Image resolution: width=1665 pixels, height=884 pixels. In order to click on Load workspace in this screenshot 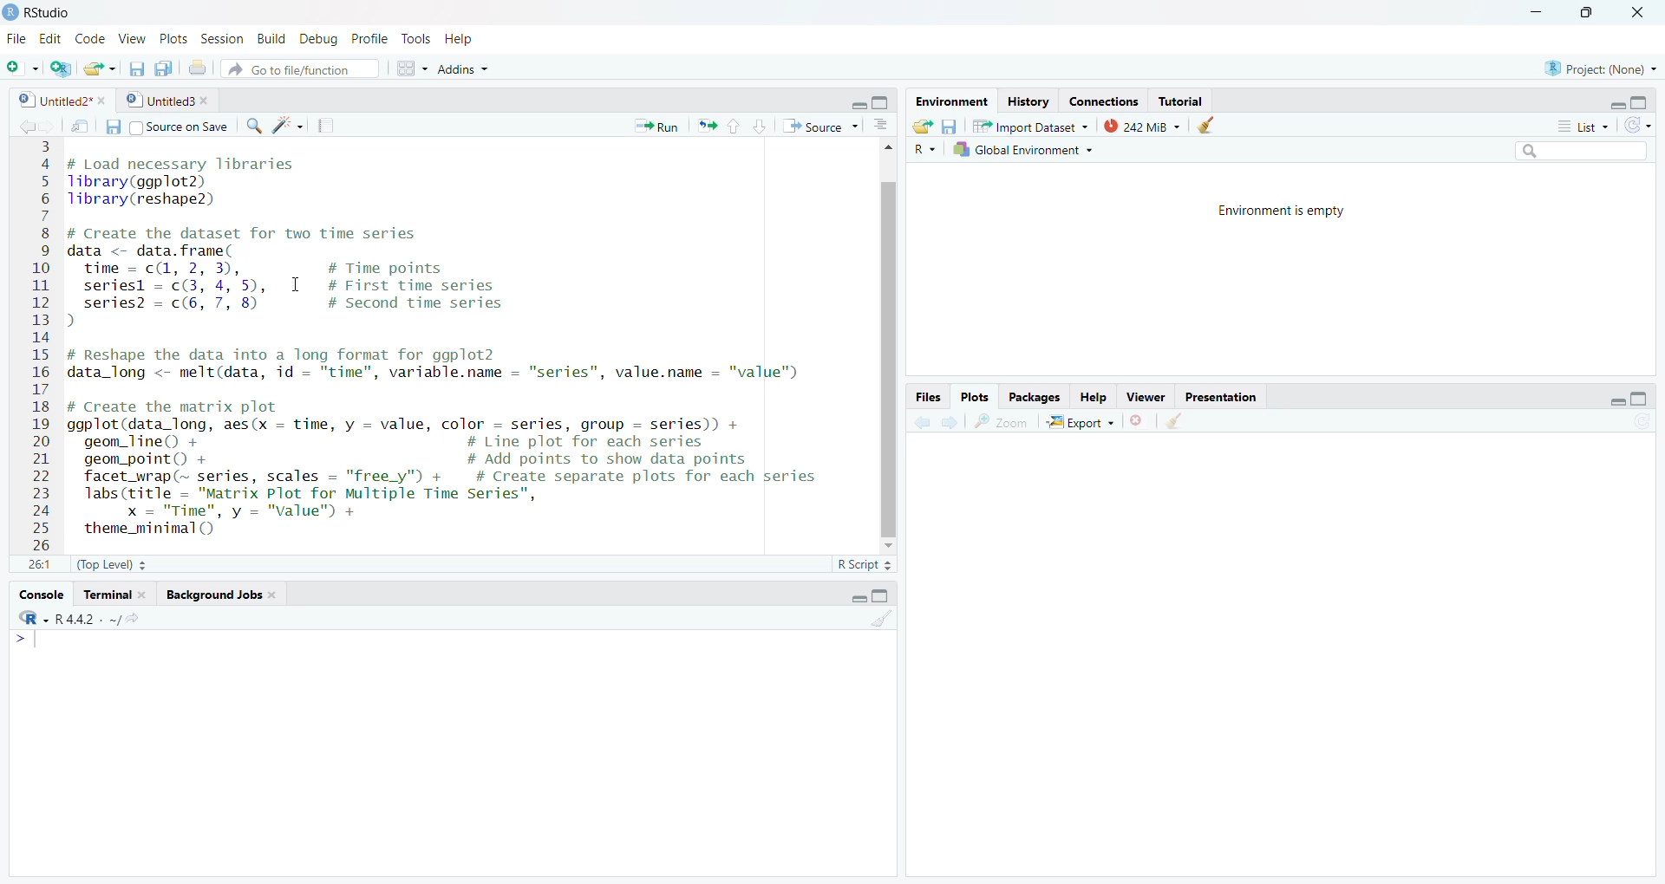, I will do `click(923, 125)`.